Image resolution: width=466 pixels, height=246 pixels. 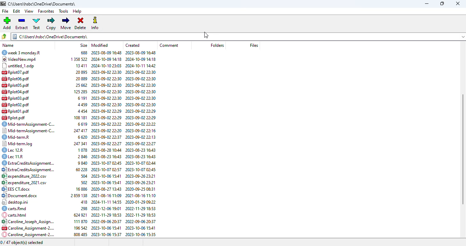 What do you see at coordinates (107, 158) in the screenshot?
I see `2023-08-23 16:43` at bounding box center [107, 158].